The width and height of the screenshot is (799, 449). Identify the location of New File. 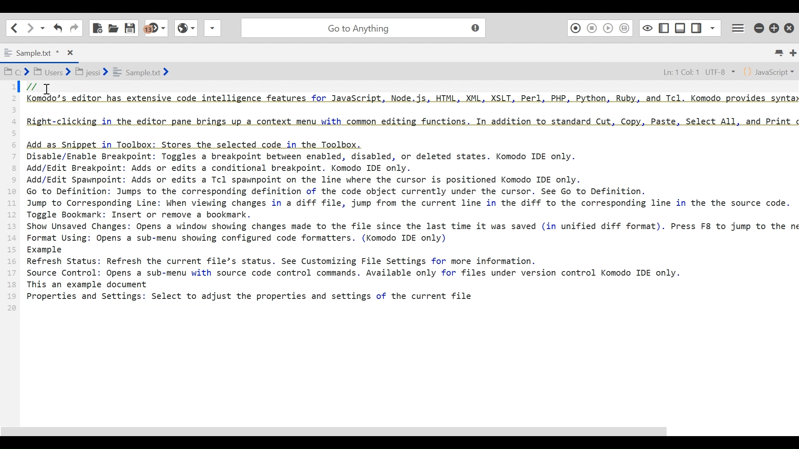
(98, 27).